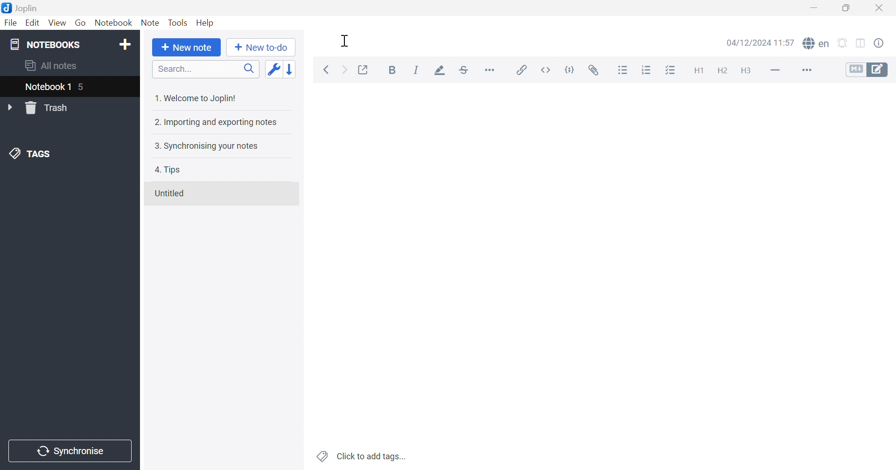  Describe the element at coordinates (206, 146) in the screenshot. I see `3. Synchronising your notes` at that location.